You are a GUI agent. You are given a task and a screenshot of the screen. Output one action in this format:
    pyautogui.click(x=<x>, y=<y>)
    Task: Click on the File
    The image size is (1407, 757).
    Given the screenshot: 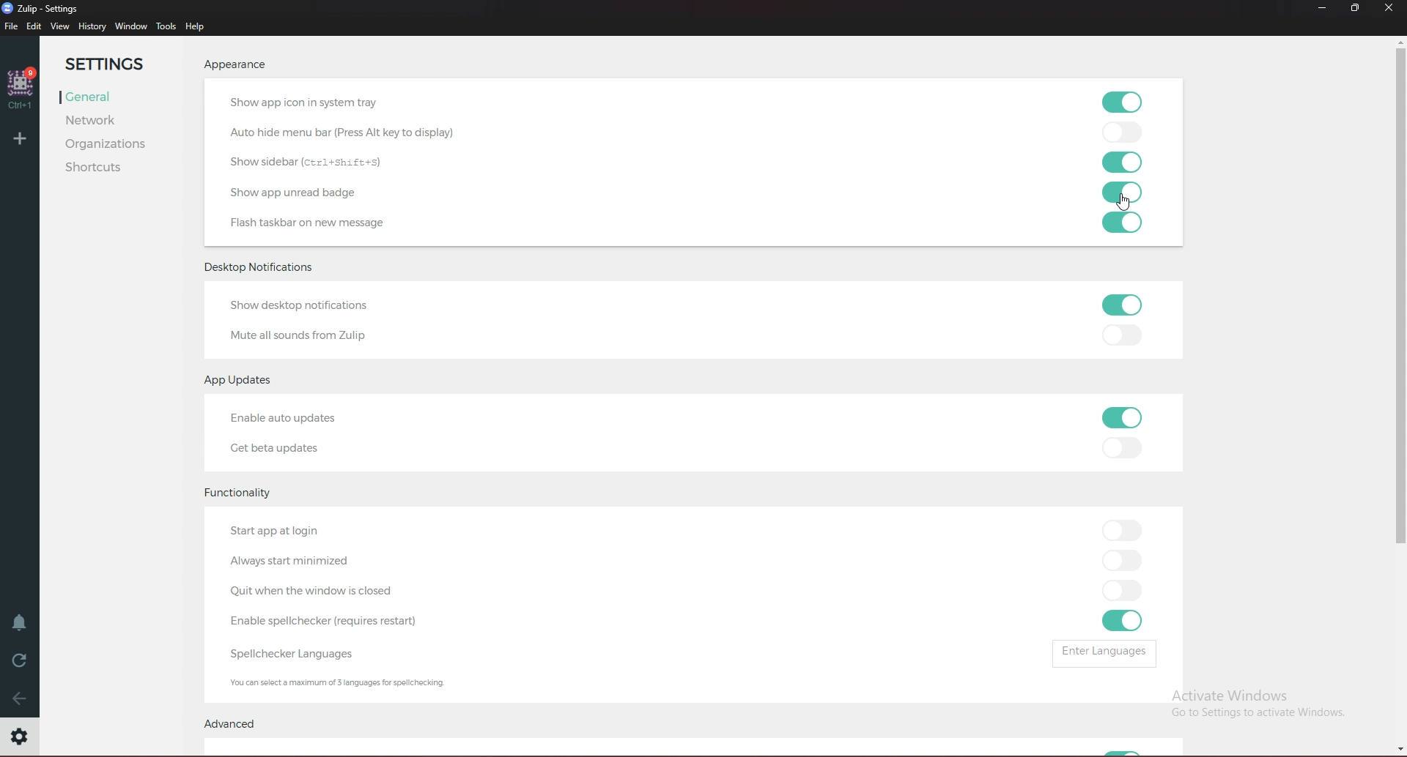 What is the action you would take?
    pyautogui.click(x=12, y=27)
    